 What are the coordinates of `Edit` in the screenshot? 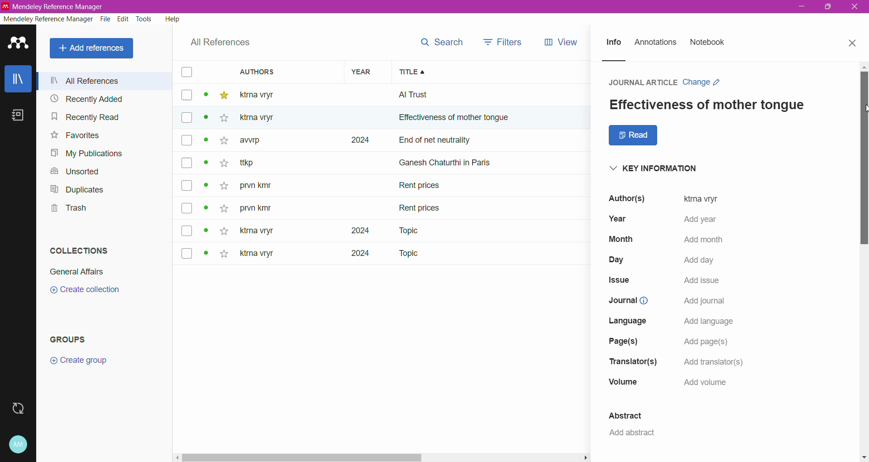 It's located at (124, 19).